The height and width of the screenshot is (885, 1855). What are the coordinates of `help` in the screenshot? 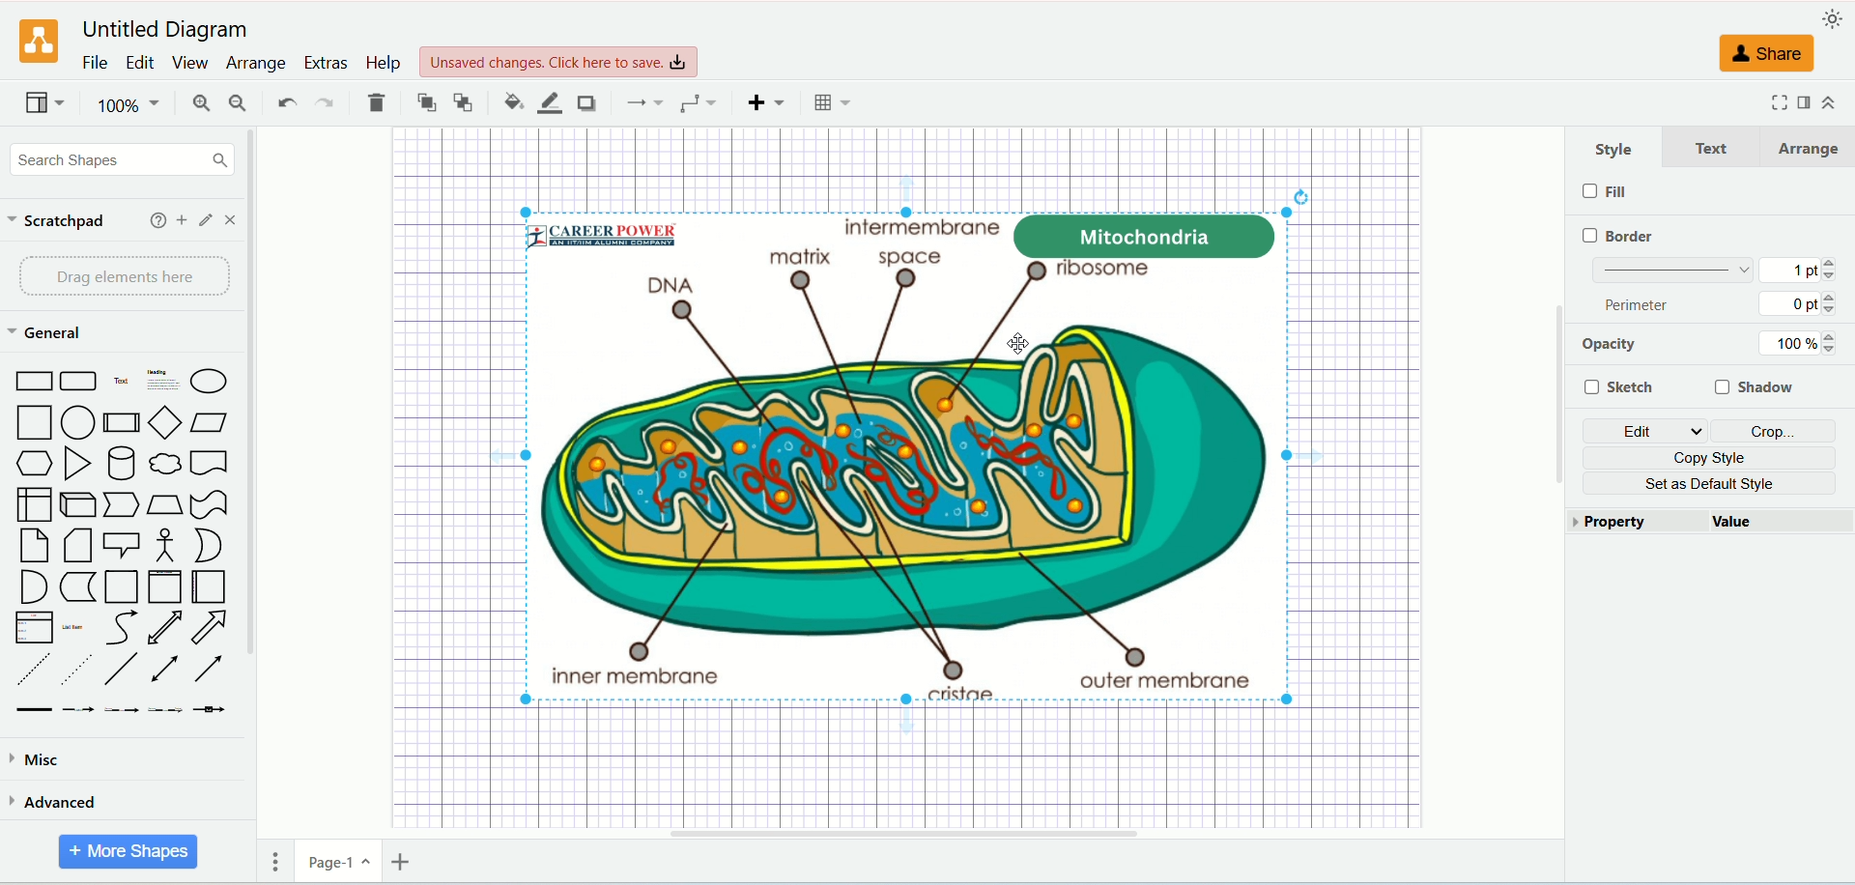 It's located at (156, 218).